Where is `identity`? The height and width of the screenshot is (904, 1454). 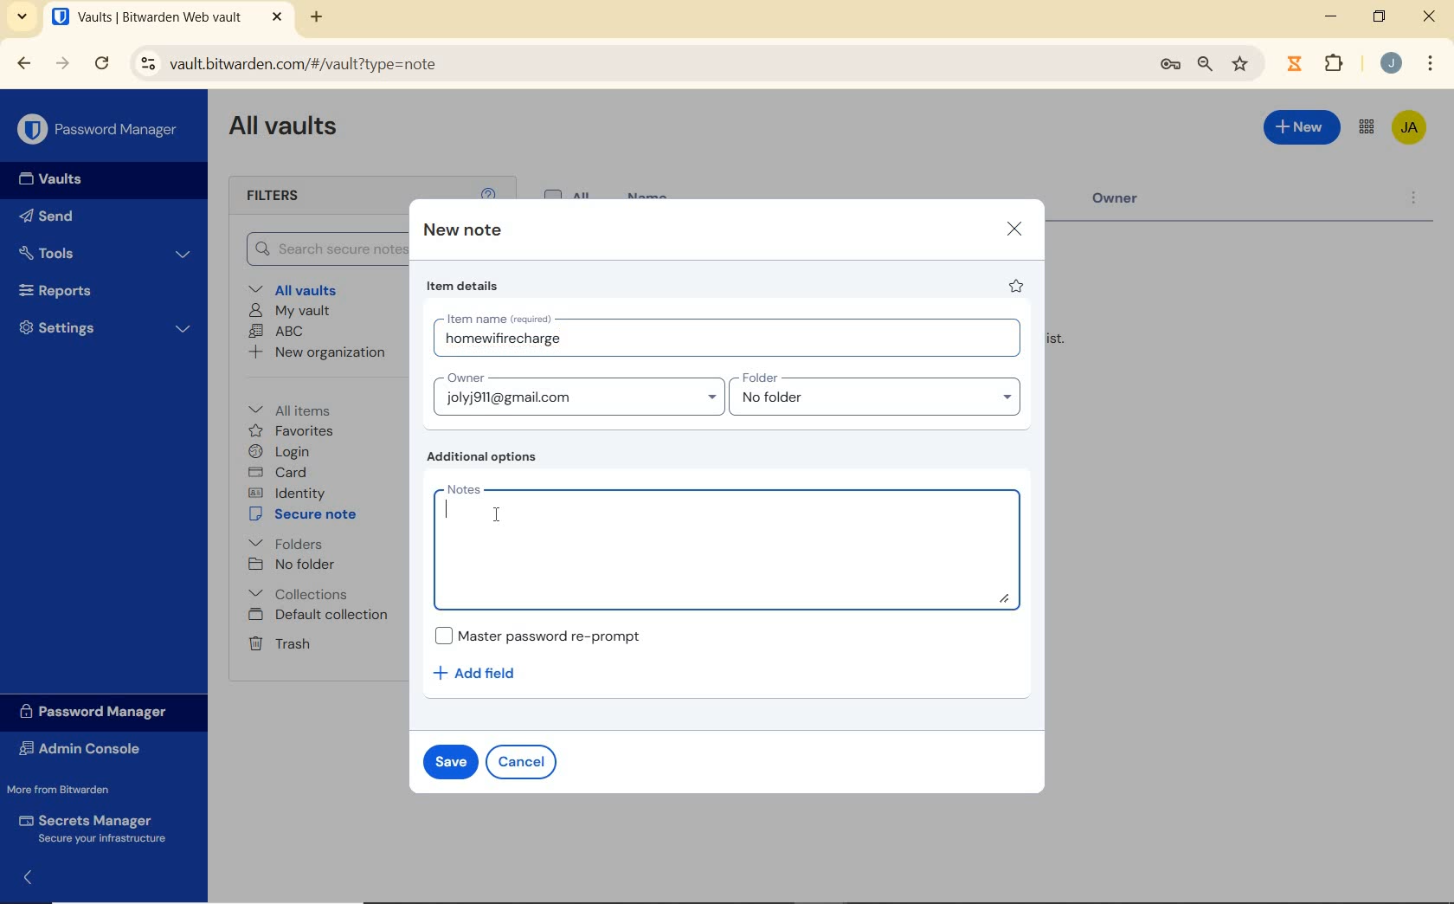 identity is located at coordinates (286, 492).